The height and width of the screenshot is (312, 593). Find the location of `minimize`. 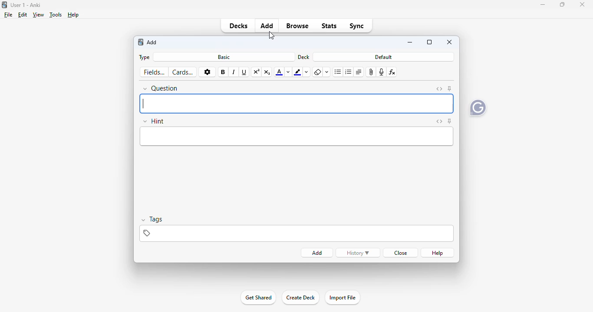

minimize is located at coordinates (411, 42).